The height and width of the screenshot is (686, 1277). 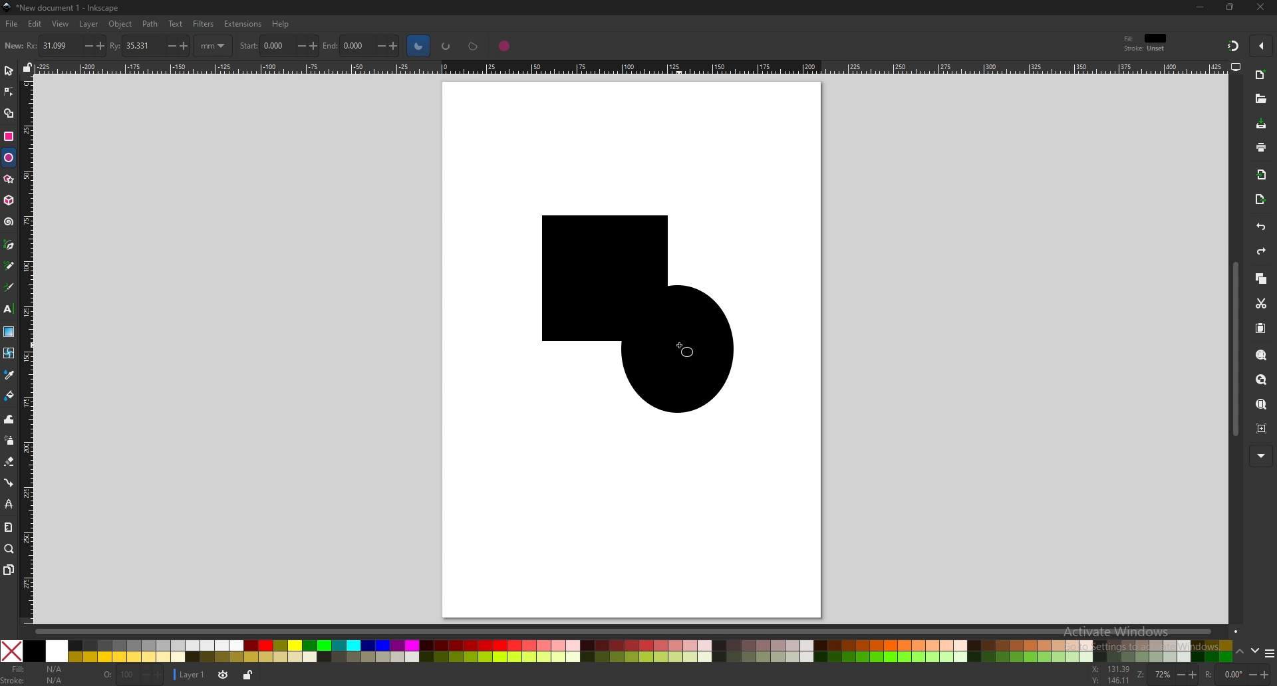 What do you see at coordinates (1233, 348) in the screenshot?
I see `scroll bar` at bounding box center [1233, 348].